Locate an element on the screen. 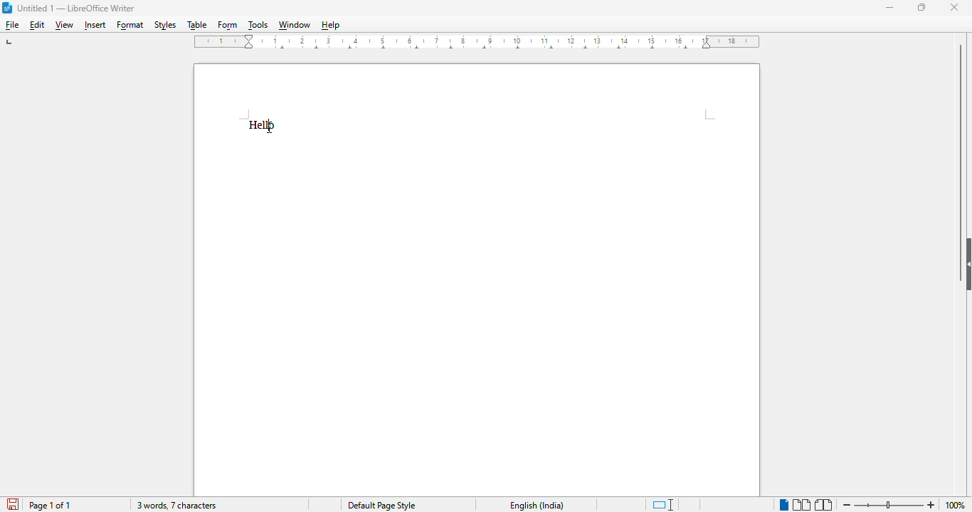 The width and height of the screenshot is (972, 512). form is located at coordinates (228, 26).